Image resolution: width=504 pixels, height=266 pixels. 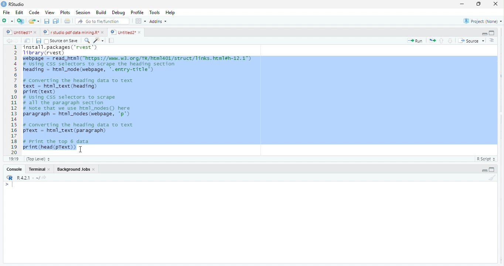 I want to click on print the current file, so click(x=66, y=21).